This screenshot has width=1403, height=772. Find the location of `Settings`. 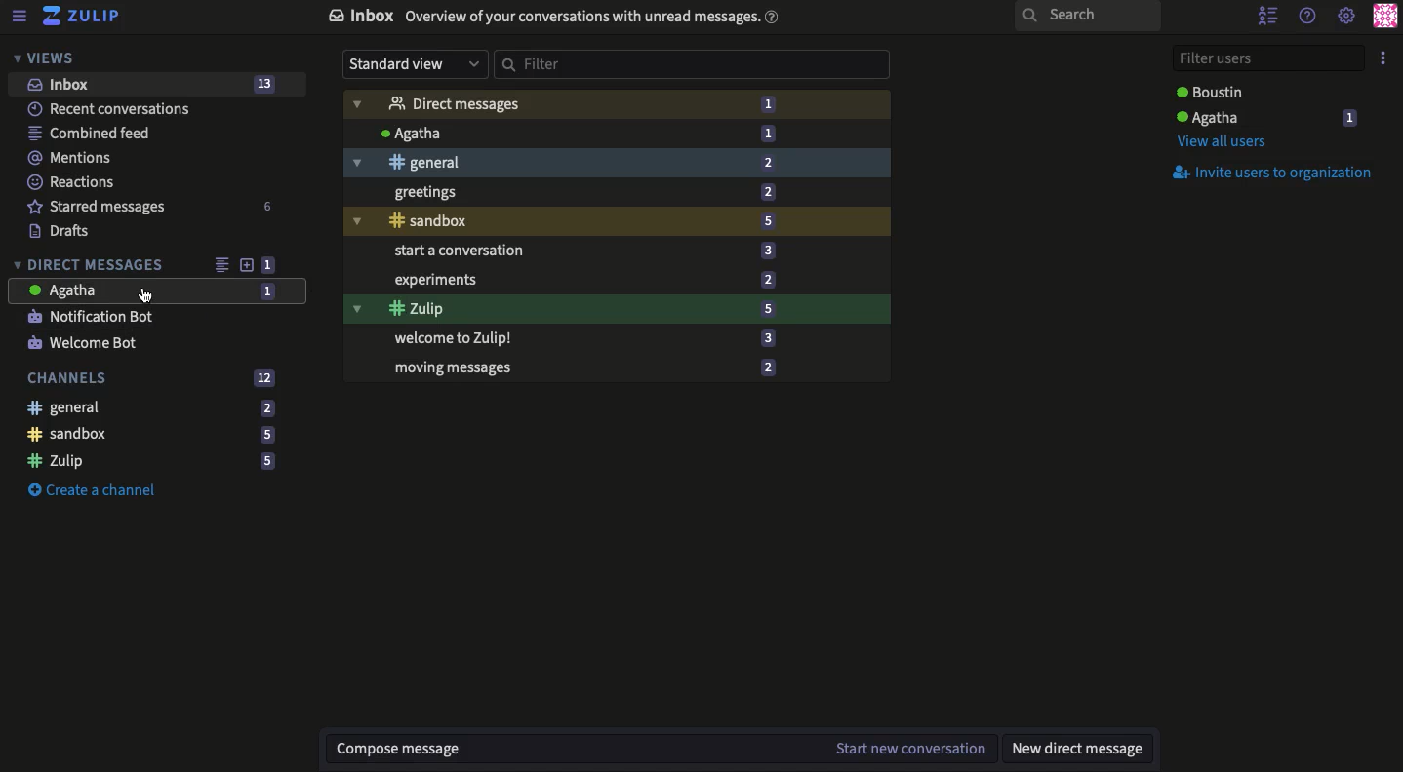

Settings is located at coordinates (1346, 18).